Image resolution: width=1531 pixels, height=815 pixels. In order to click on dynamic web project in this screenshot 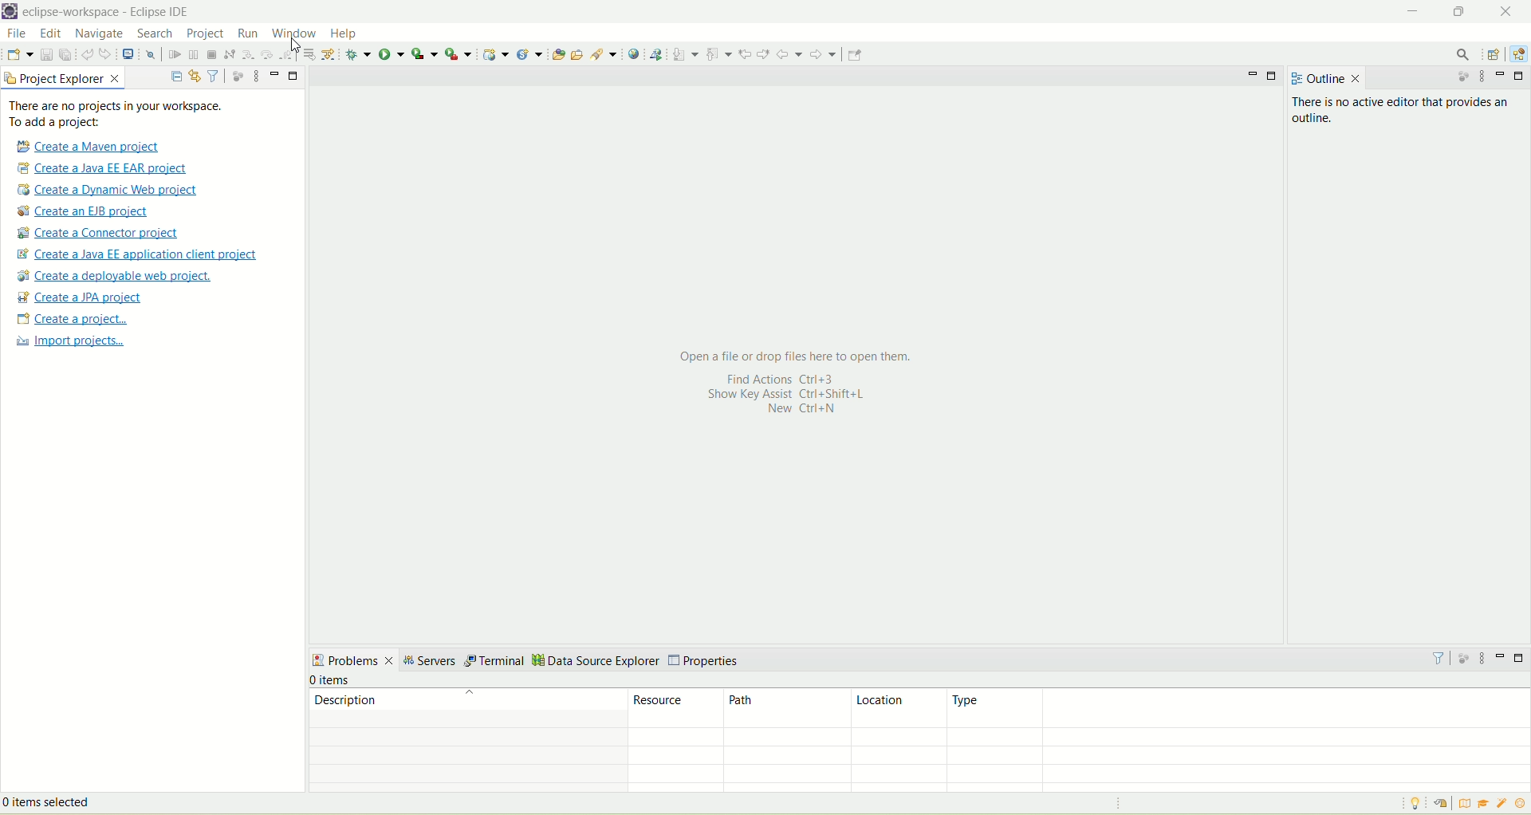, I will do `click(497, 55)`.